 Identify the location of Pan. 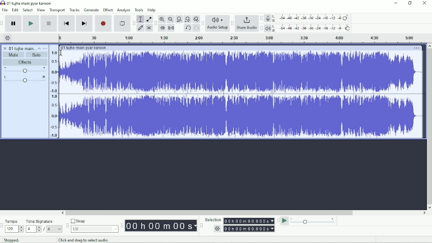
(25, 79).